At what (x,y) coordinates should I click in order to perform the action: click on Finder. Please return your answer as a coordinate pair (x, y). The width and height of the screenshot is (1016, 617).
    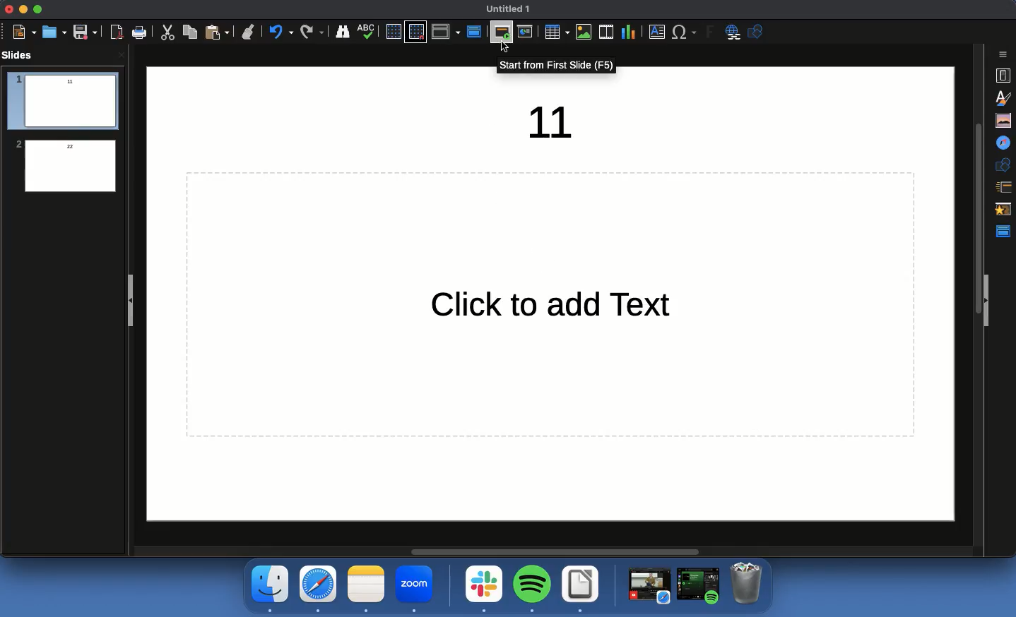
    Looking at the image, I should click on (343, 32).